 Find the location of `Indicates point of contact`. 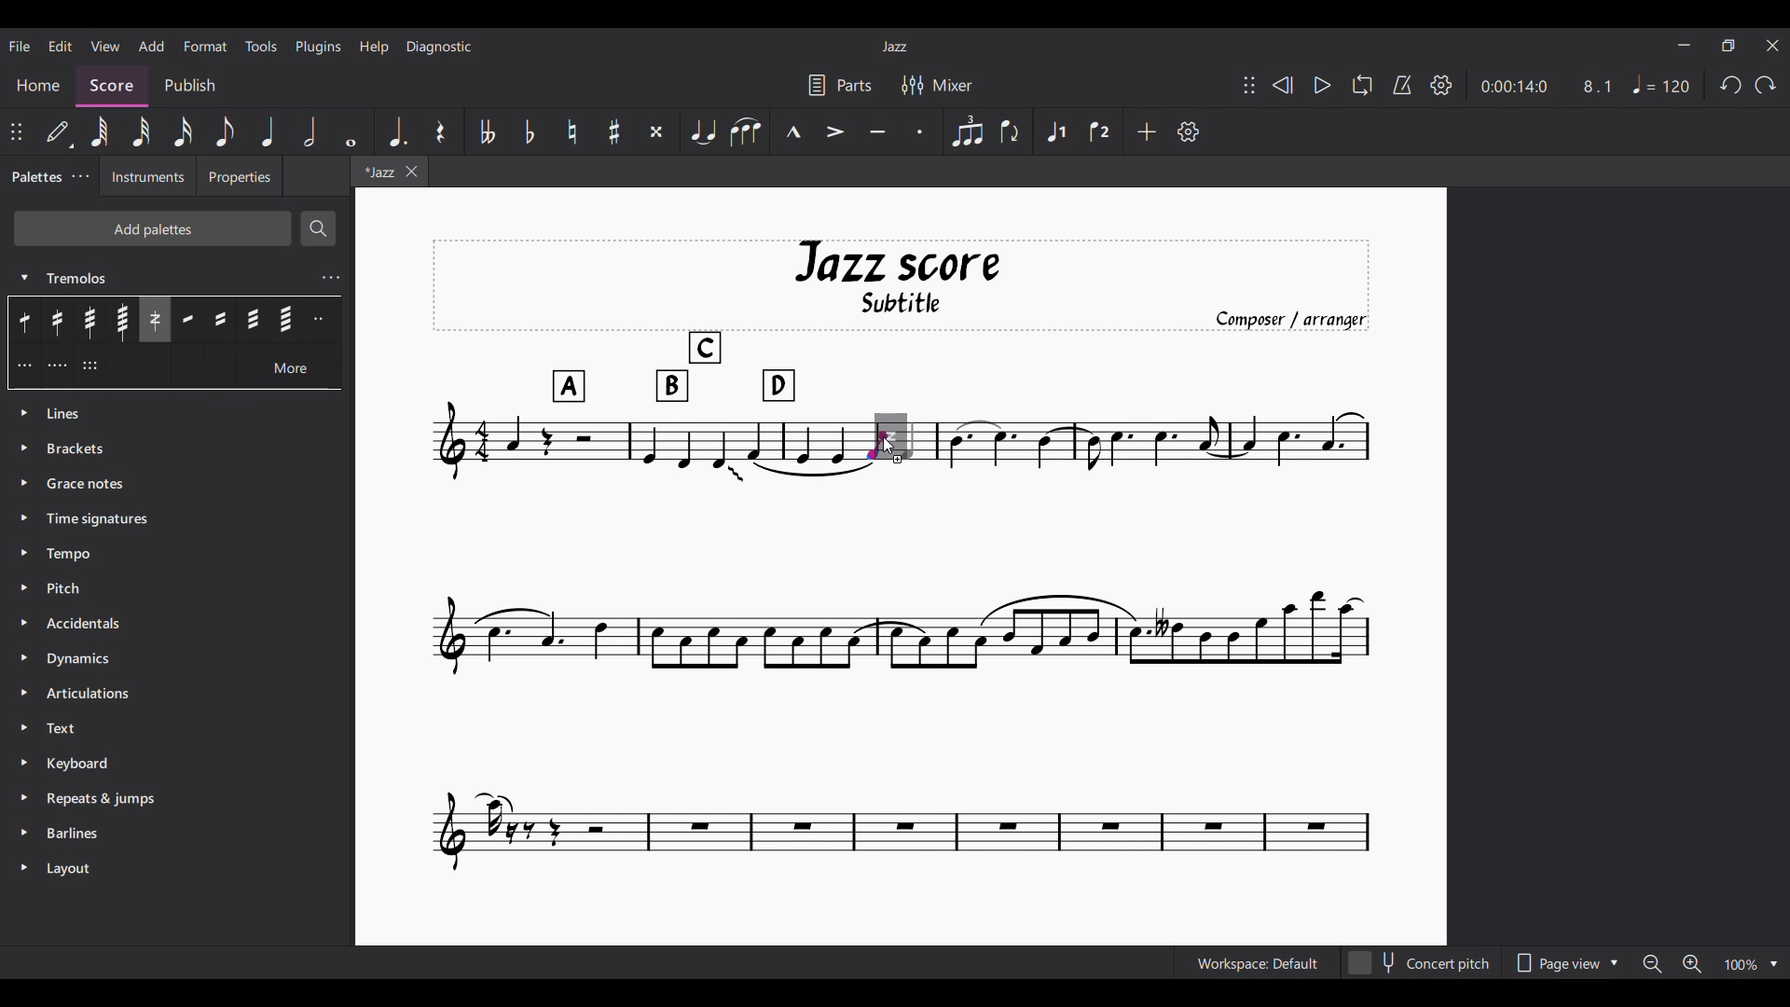

Indicates point of contact is located at coordinates (876, 445).